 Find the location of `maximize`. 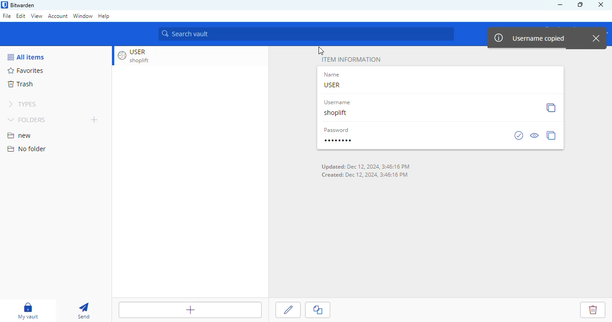

maximize is located at coordinates (581, 4).